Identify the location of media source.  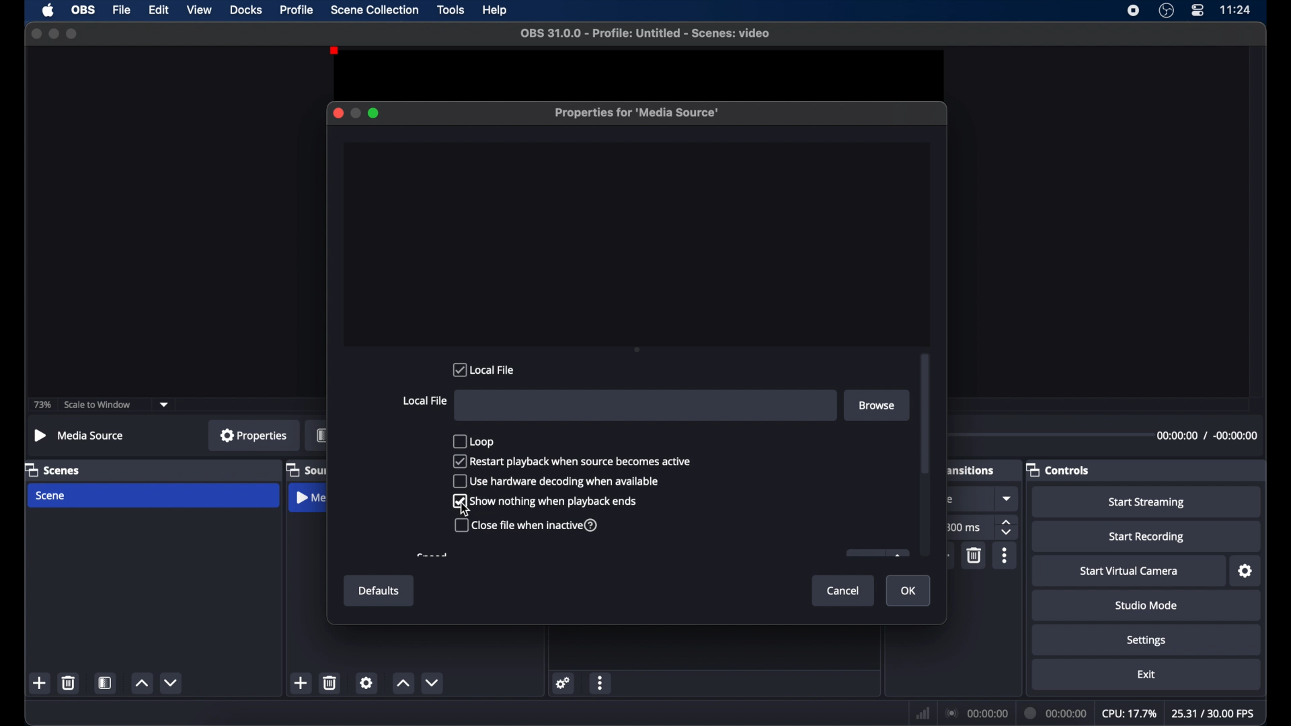
(310, 497).